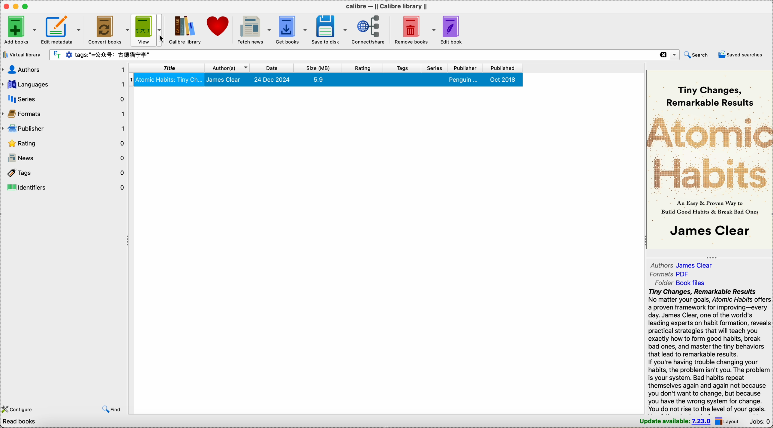 The width and height of the screenshot is (773, 428). I want to click on fetch news, so click(253, 29).